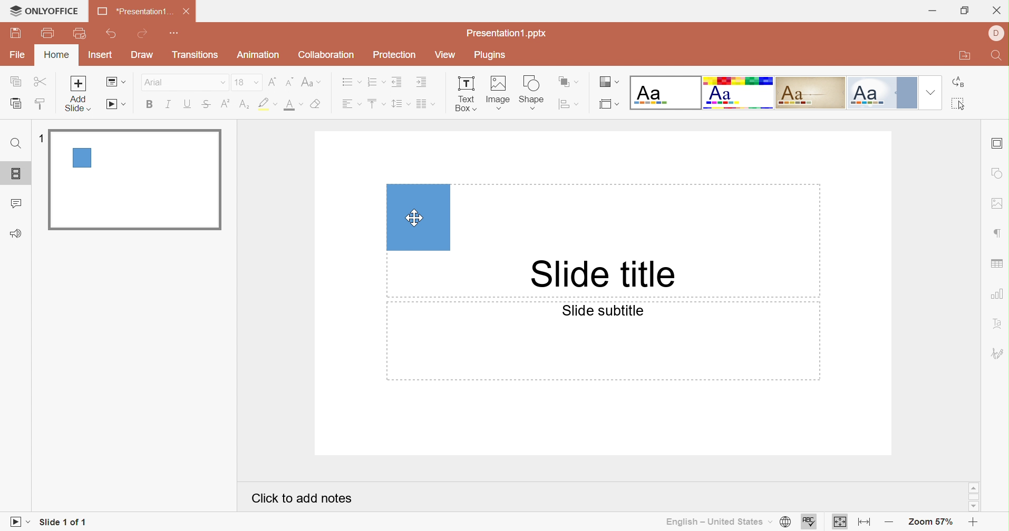  What do you see at coordinates (667, 93) in the screenshot?
I see `Blank` at bounding box center [667, 93].